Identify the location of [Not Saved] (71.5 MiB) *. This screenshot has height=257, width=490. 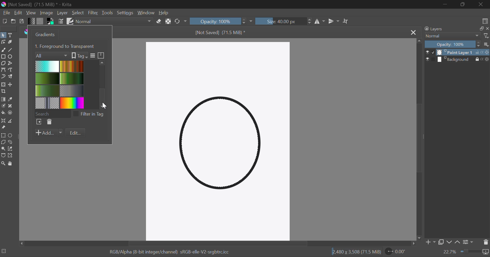
(220, 33).